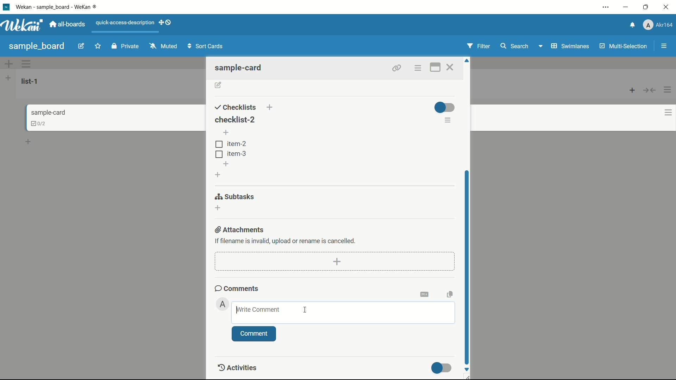  Describe the element at coordinates (650, 91) in the screenshot. I see `collapse` at that location.